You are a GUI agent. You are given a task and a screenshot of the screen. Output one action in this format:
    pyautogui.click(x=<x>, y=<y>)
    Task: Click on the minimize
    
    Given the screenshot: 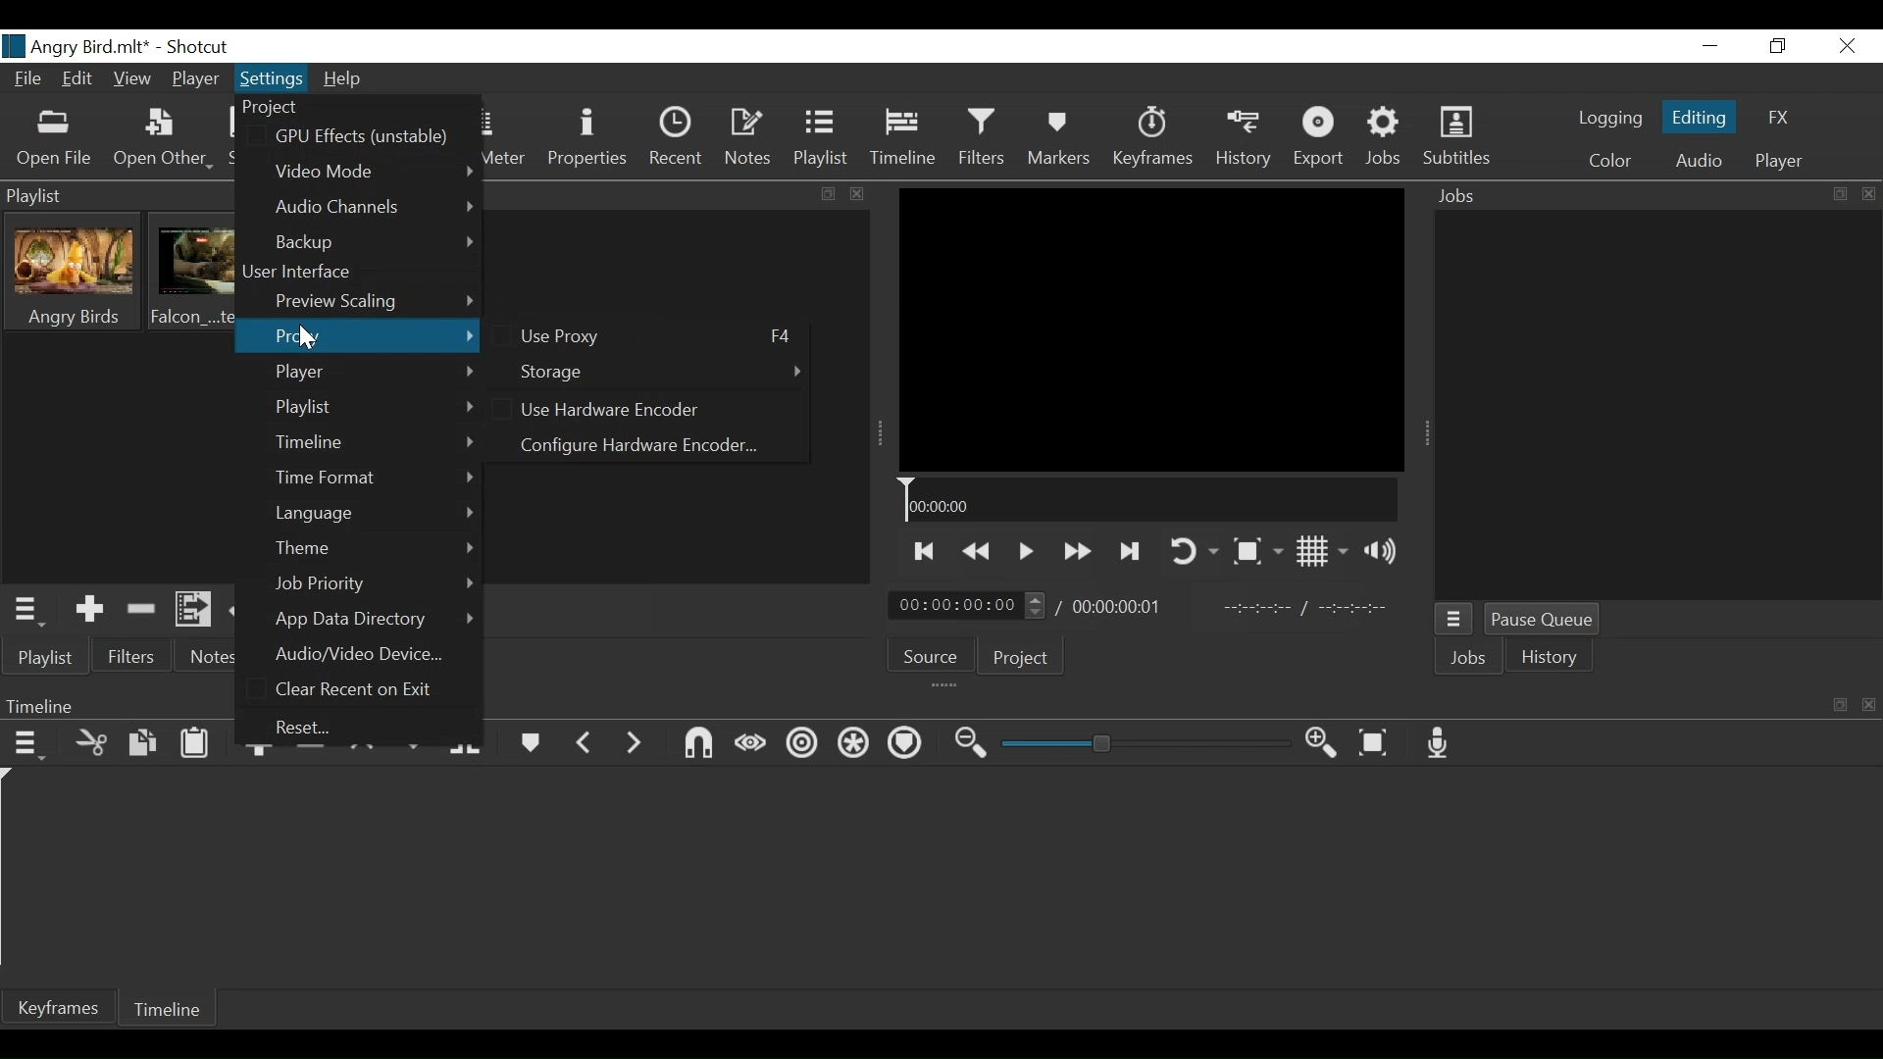 What is the action you would take?
    pyautogui.click(x=1708, y=47)
    